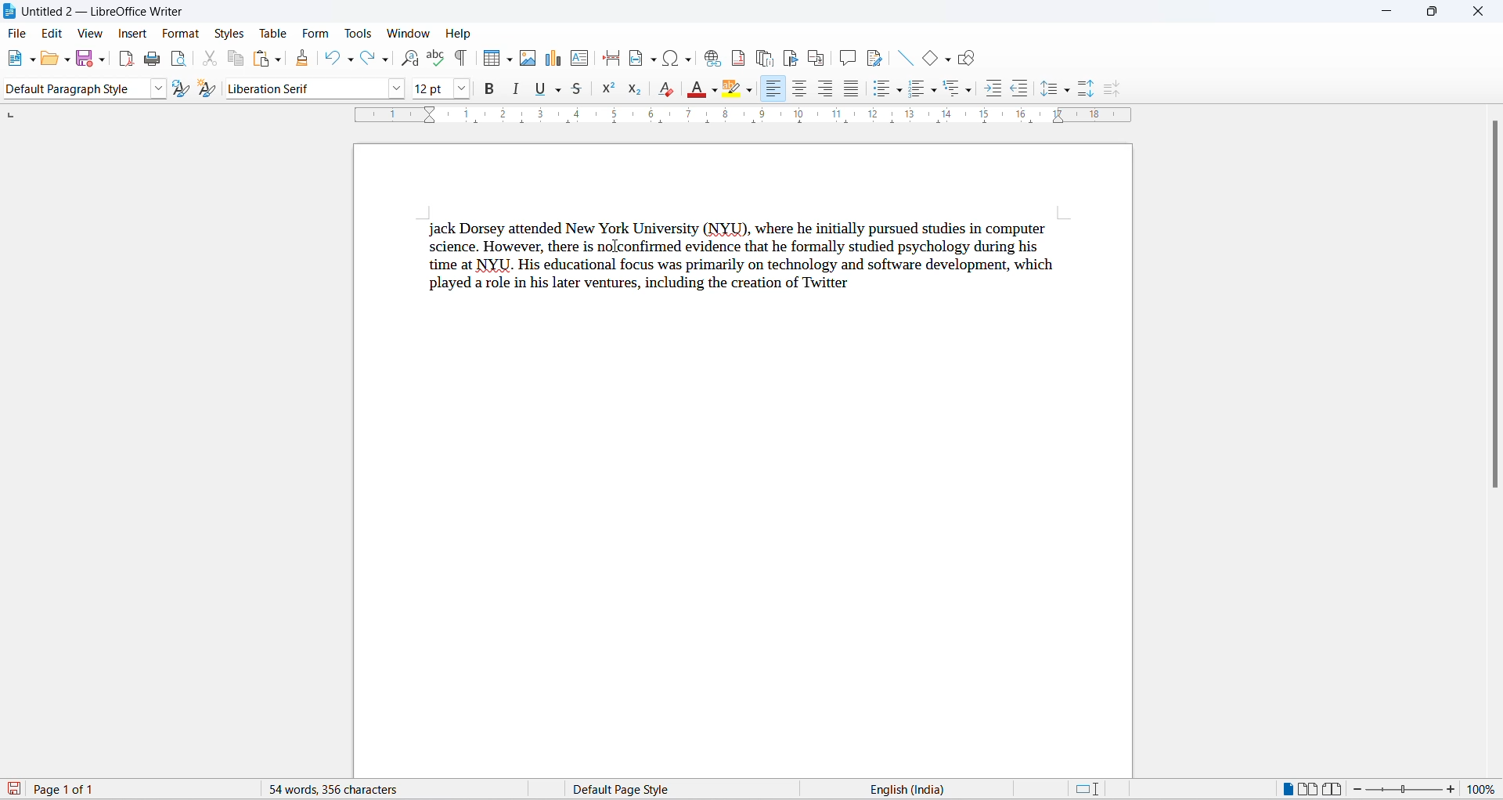  I want to click on font color options, so click(711, 90).